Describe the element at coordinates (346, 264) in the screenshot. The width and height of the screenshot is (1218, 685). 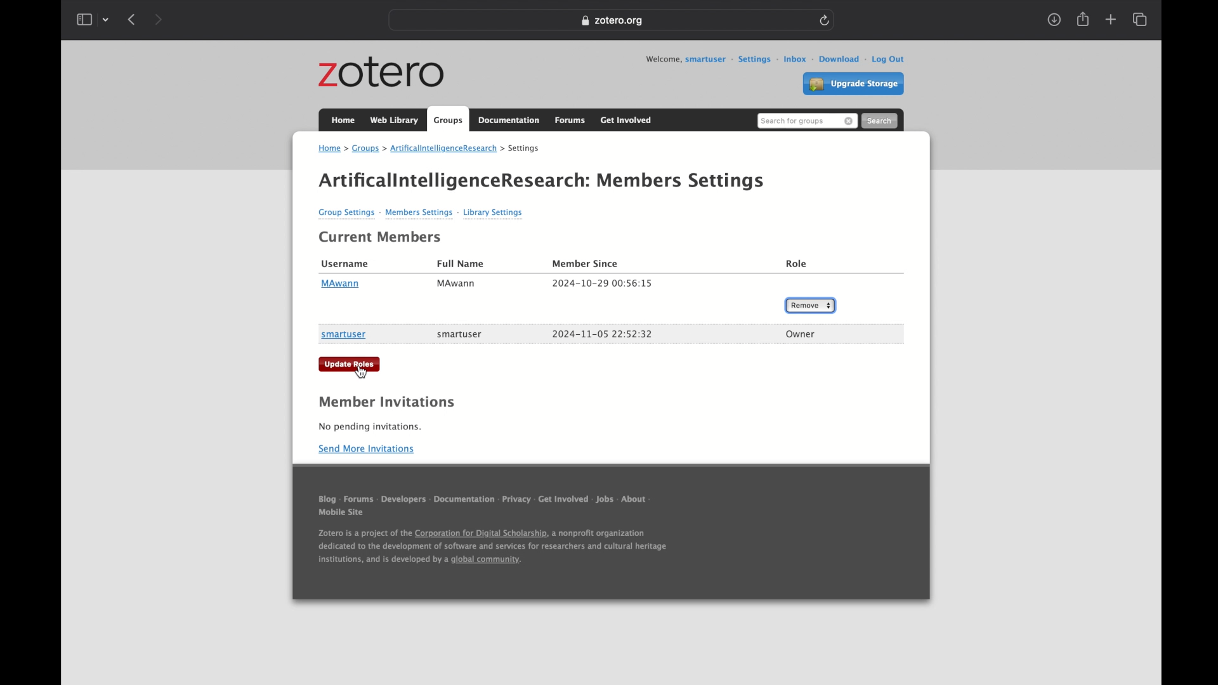
I see `username` at that location.